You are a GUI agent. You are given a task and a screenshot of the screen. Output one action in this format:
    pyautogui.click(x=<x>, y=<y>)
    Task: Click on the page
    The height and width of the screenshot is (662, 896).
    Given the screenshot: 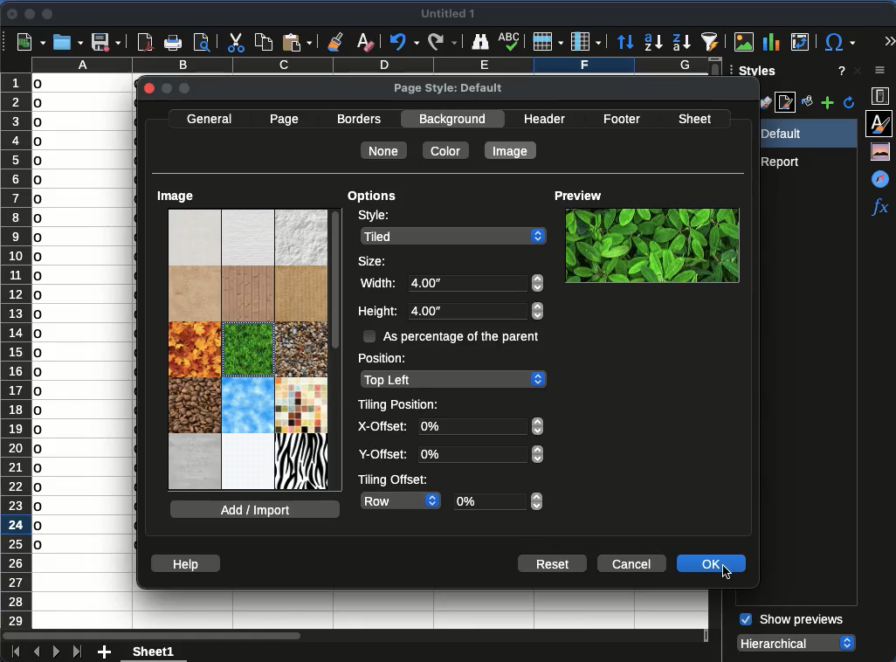 What is the action you would take?
    pyautogui.click(x=285, y=121)
    